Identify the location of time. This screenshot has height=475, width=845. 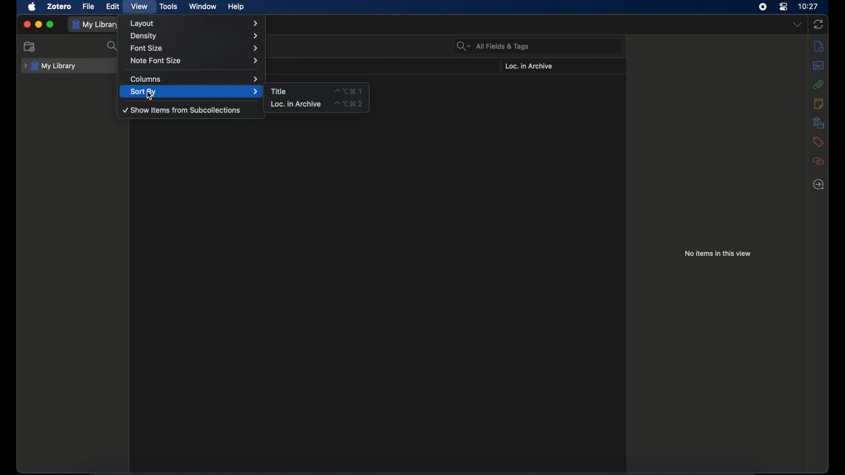
(809, 6).